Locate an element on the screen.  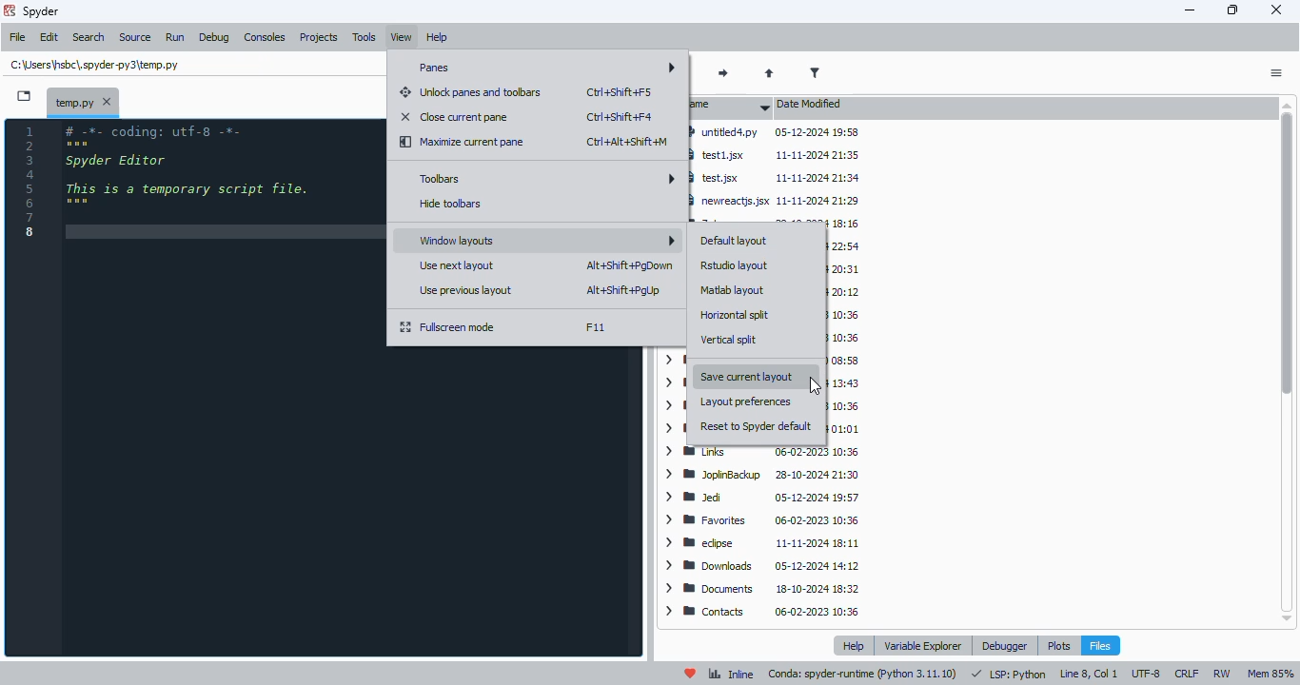
tools is located at coordinates (364, 37).